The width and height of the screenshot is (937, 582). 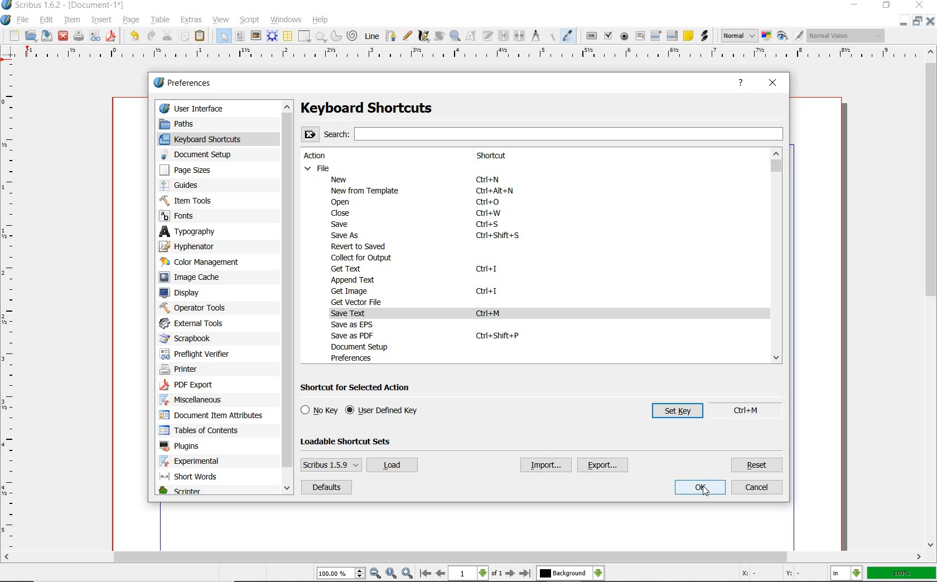 What do you see at coordinates (287, 20) in the screenshot?
I see `windows` at bounding box center [287, 20].